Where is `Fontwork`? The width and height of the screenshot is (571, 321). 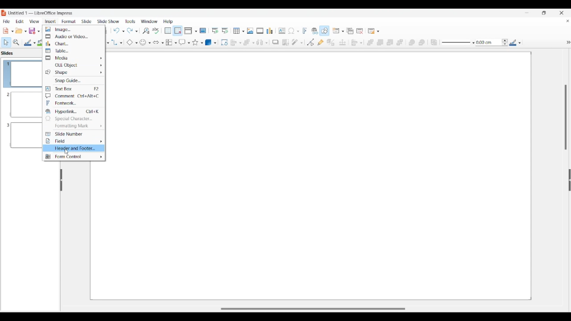
Fontwork is located at coordinates (73, 103).